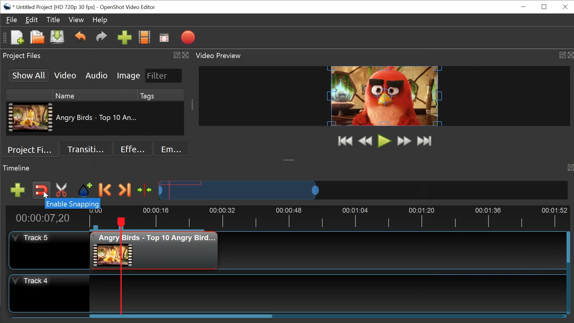 The image size is (574, 323). Describe the element at coordinates (543, 7) in the screenshot. I see `Restore` at that location.